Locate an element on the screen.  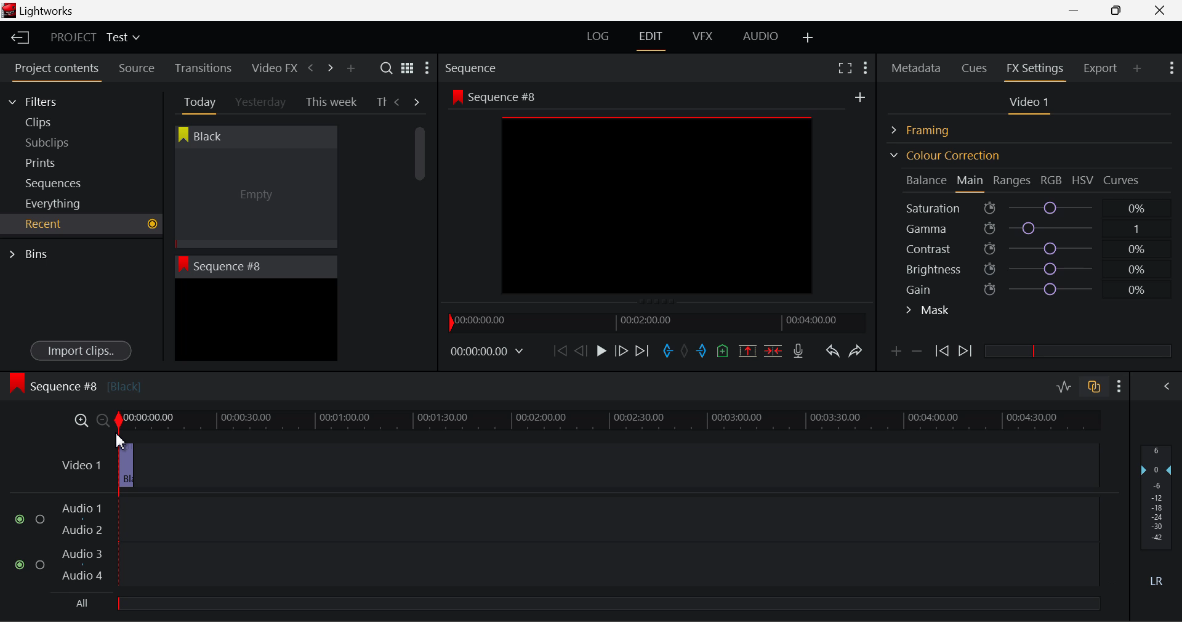
Restore Down is located at coordinates (1078, 10).